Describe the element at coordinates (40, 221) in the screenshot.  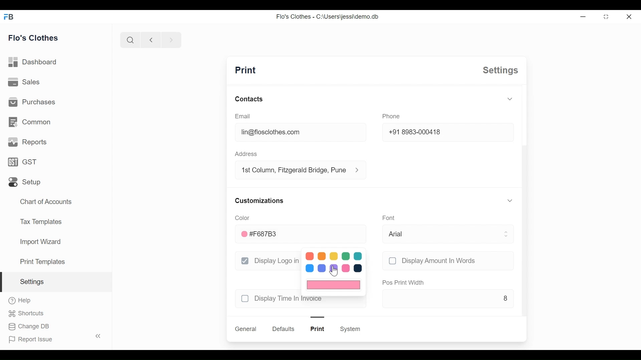
I see `tax templates` at that location.